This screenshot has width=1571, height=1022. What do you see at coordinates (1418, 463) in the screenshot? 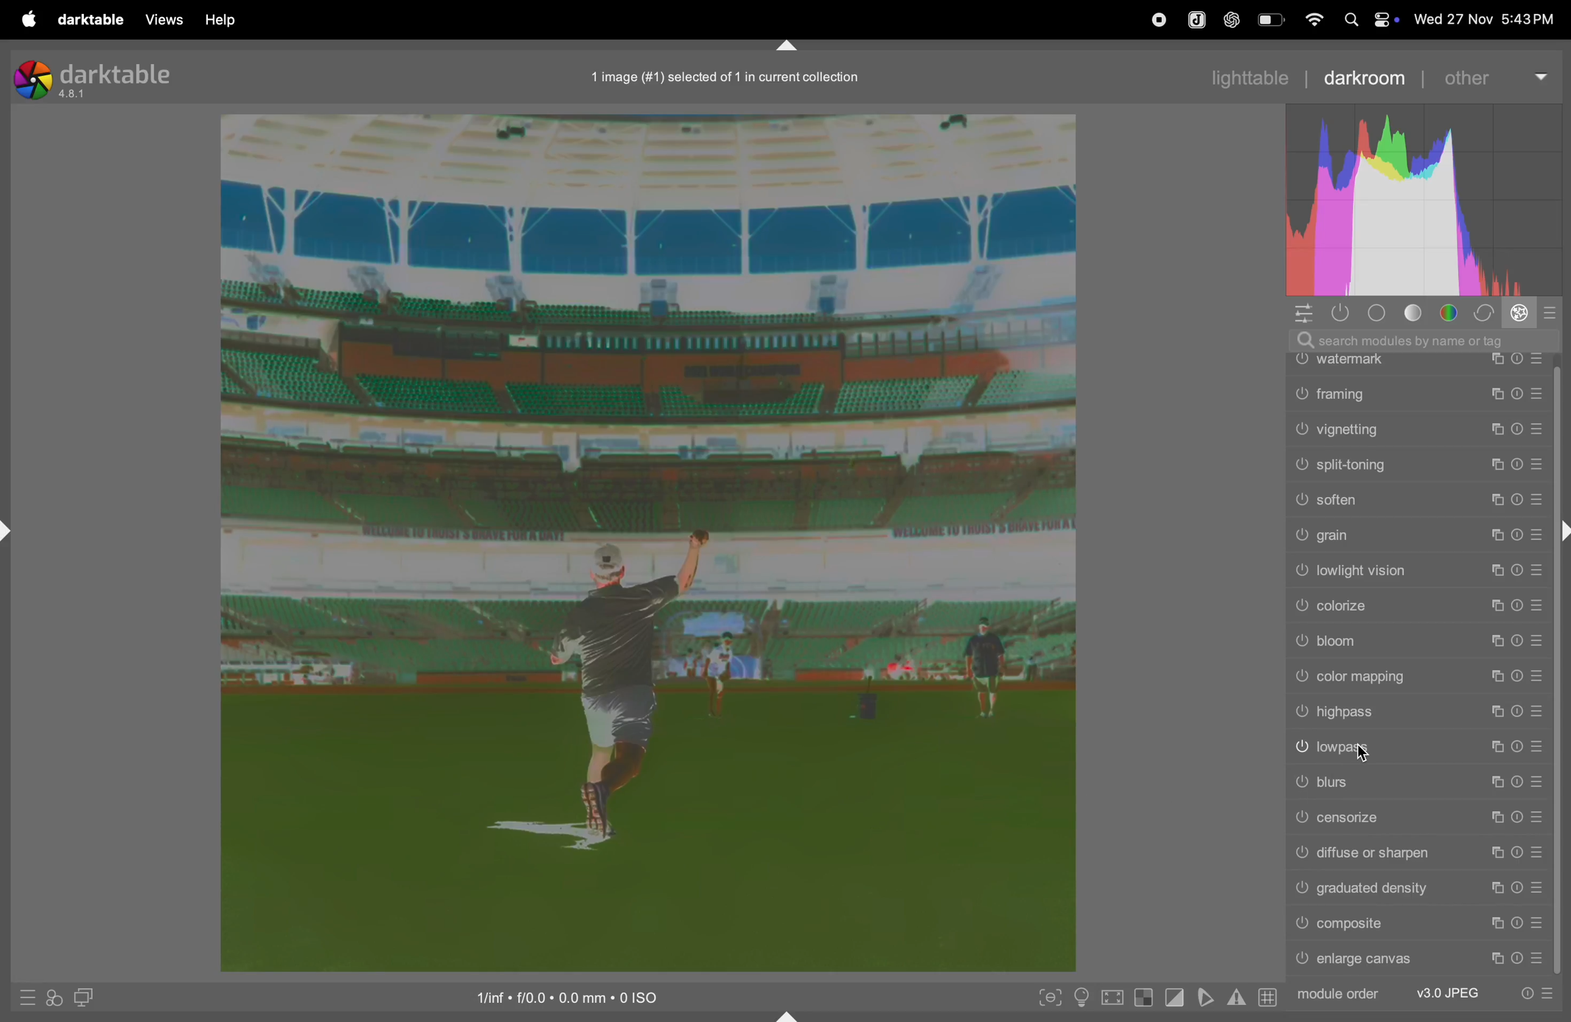
I see `split toning` at bounding box center [1418, 463].